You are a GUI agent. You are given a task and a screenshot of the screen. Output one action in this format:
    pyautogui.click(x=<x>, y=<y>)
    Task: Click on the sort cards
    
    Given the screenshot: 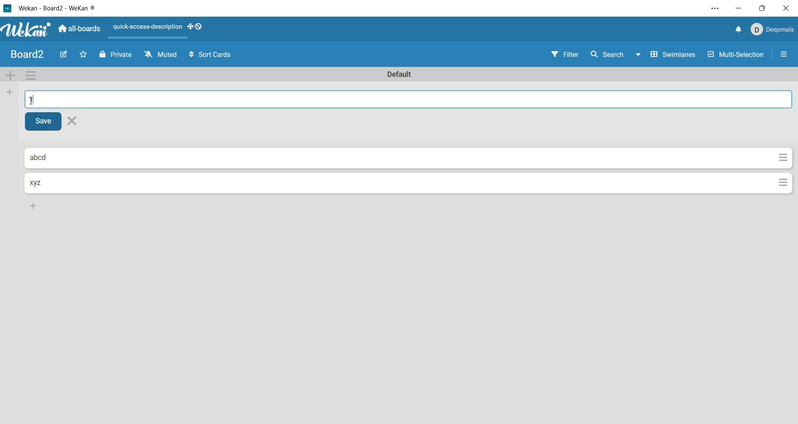 What is the action you would take?
    pyautogui.click(x=209, y=55)
    